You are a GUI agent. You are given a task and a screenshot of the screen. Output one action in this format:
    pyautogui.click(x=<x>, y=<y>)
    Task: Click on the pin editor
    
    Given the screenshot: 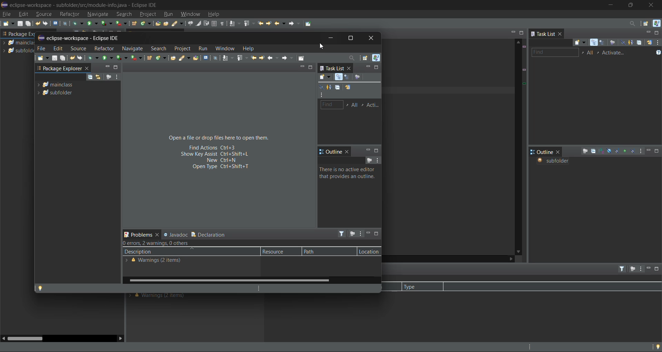 What is the action you would take?
    pyautogui.click(x=303, y=59)
    